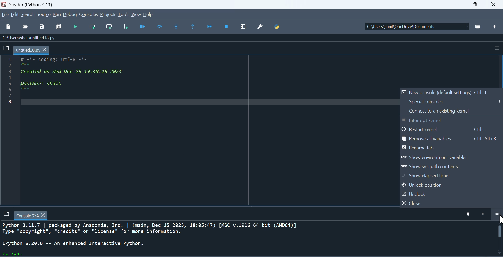 The image size is (503, 257). I want to click on c:\users\shail\onedrive\documents, so click(417, 26).